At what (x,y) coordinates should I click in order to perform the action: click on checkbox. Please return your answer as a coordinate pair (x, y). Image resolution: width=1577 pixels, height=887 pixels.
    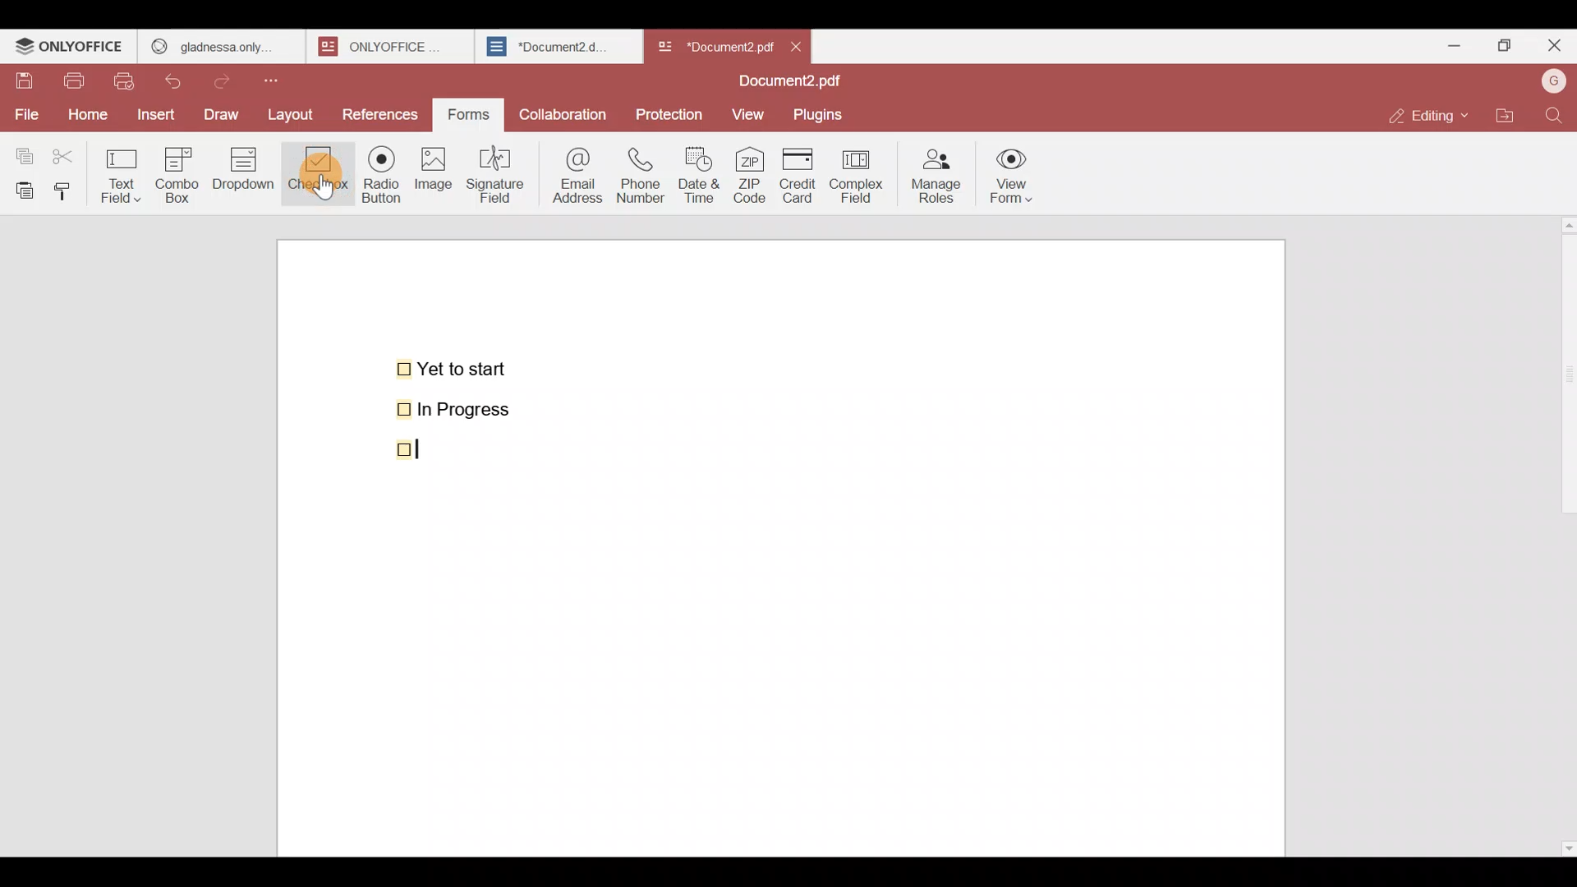
    Looking at the image, I should click on (406, 450).